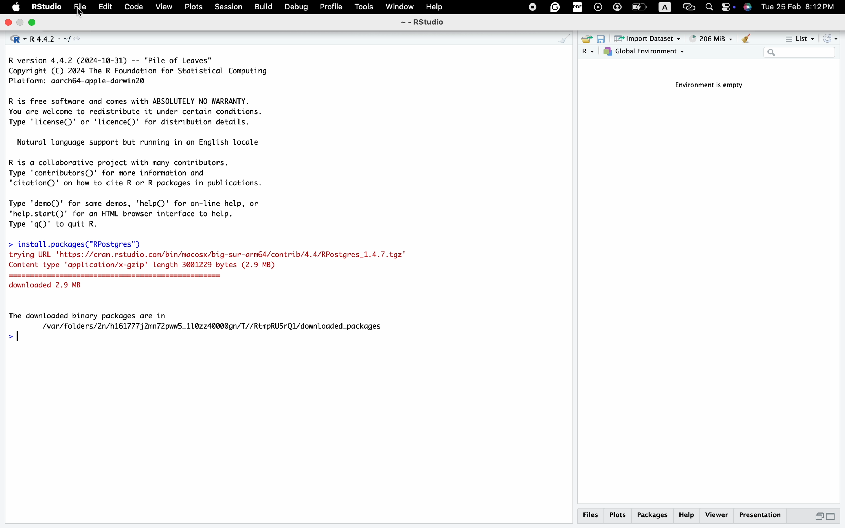  I want to click on Tue 25 Feb 8:12PM, so click(803, 8).